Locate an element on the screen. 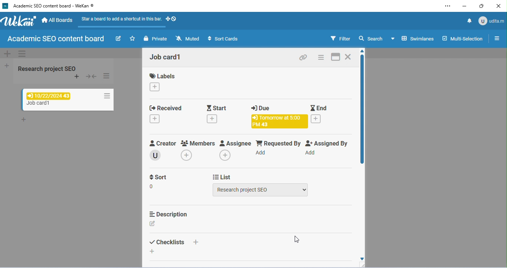 The height and width of the screenshot is (268, 507). close is located at coordinates (498, 6).